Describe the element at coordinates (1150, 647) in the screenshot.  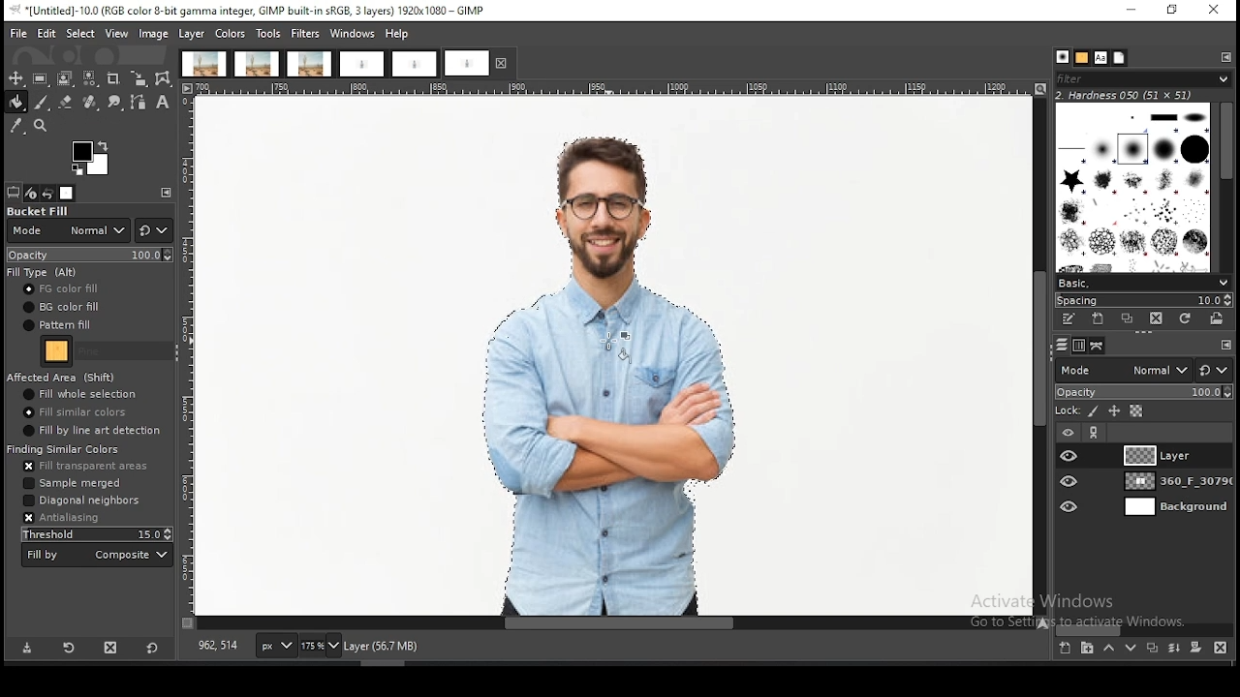
I see `duplicate layer` at that location.